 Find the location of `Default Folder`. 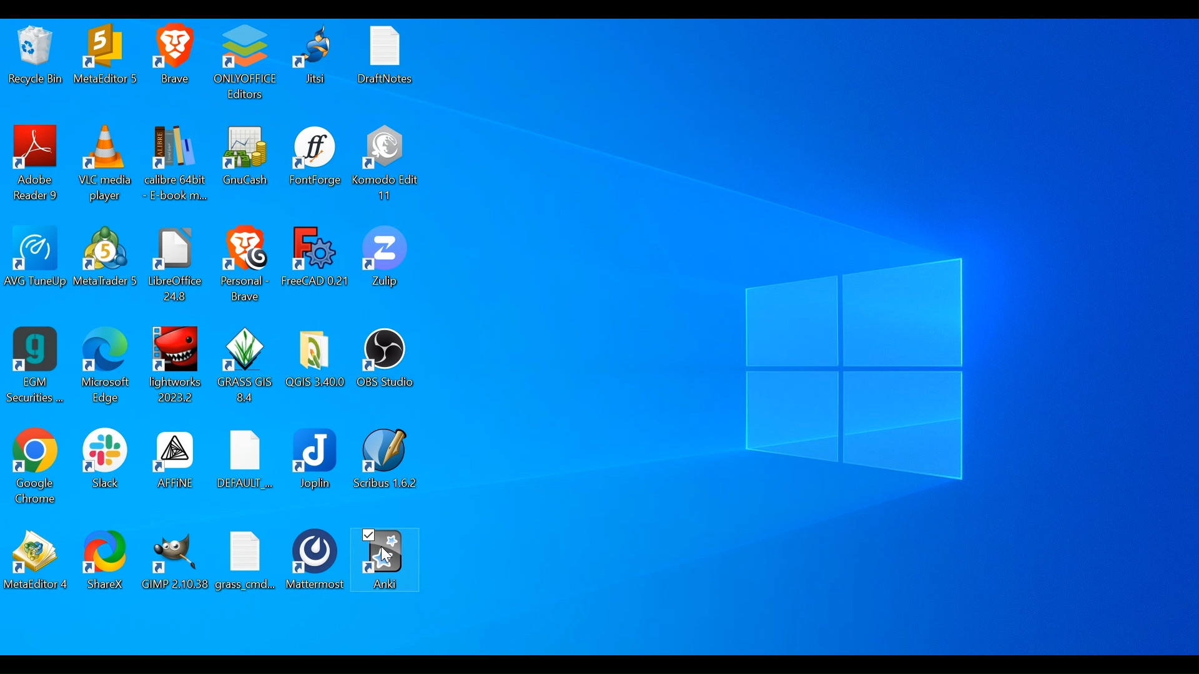

Default Folder is located at coordinates (245, 462).